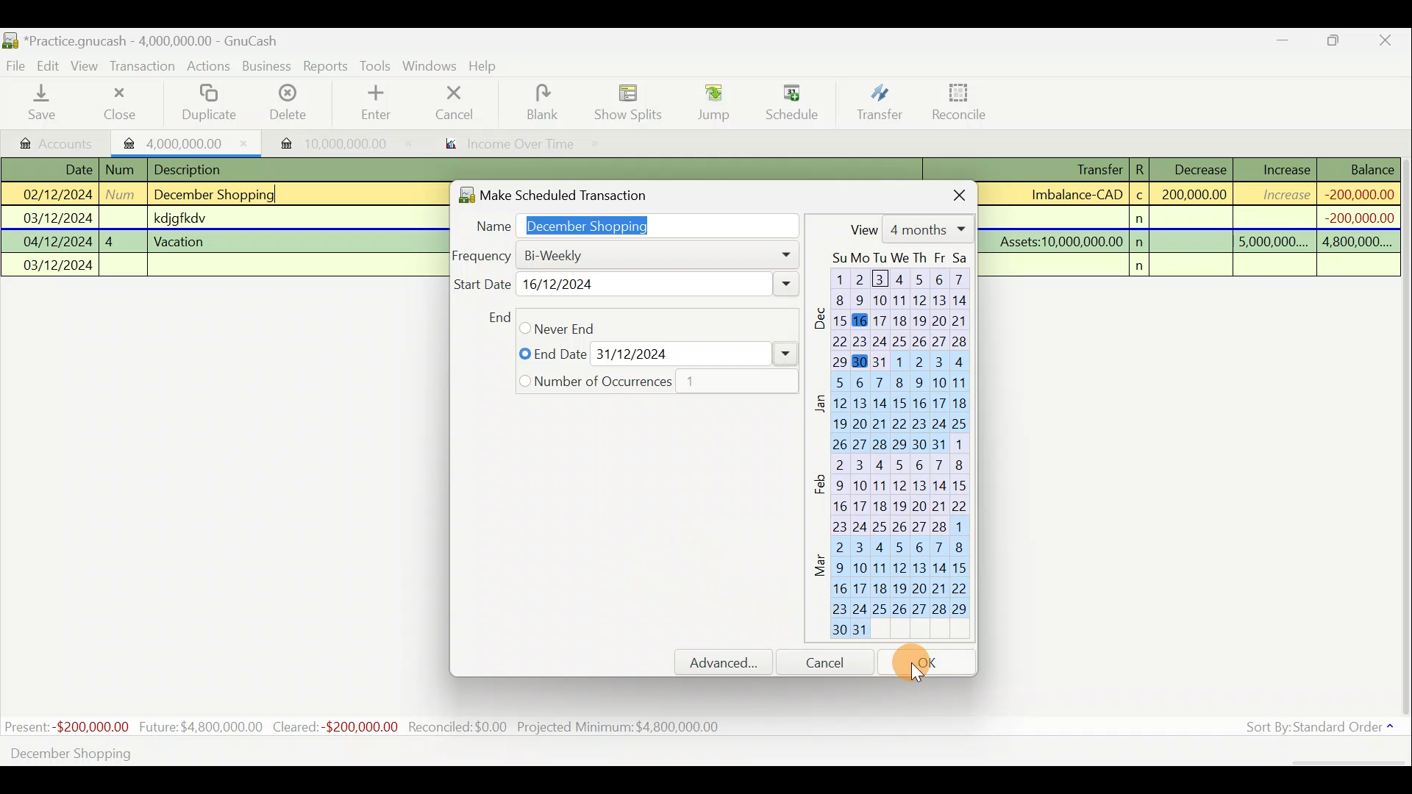 The height and width of the screenshot is (794, 1412). I want to click on Maximise, so click(1335, 43).